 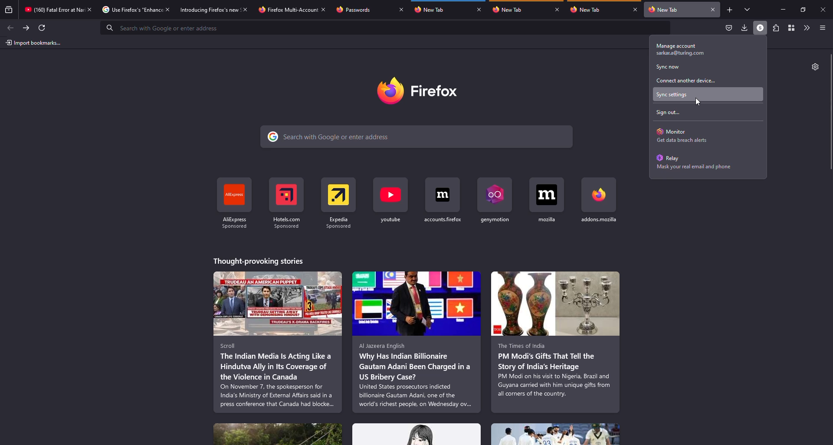 I want to click on tab, so click(x=354, y=10).